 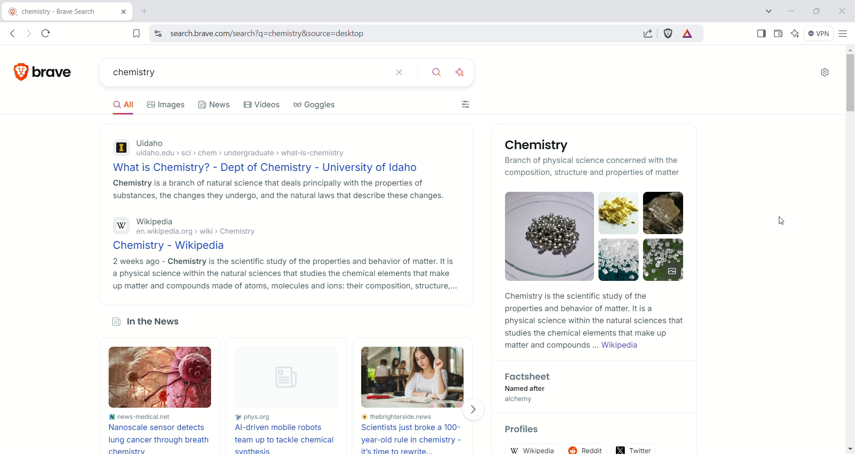 What do you see at coordinates (525, 389) in the screenshot?
I see `Factsheet— Named after- alchemy` at bounding box center [525, 389].